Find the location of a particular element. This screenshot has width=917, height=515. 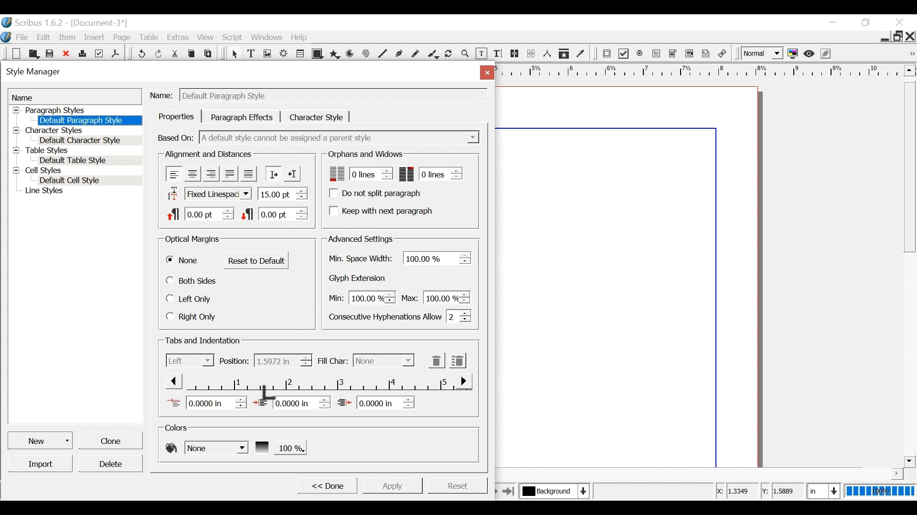

Logo is located at coordinates (6, 37).